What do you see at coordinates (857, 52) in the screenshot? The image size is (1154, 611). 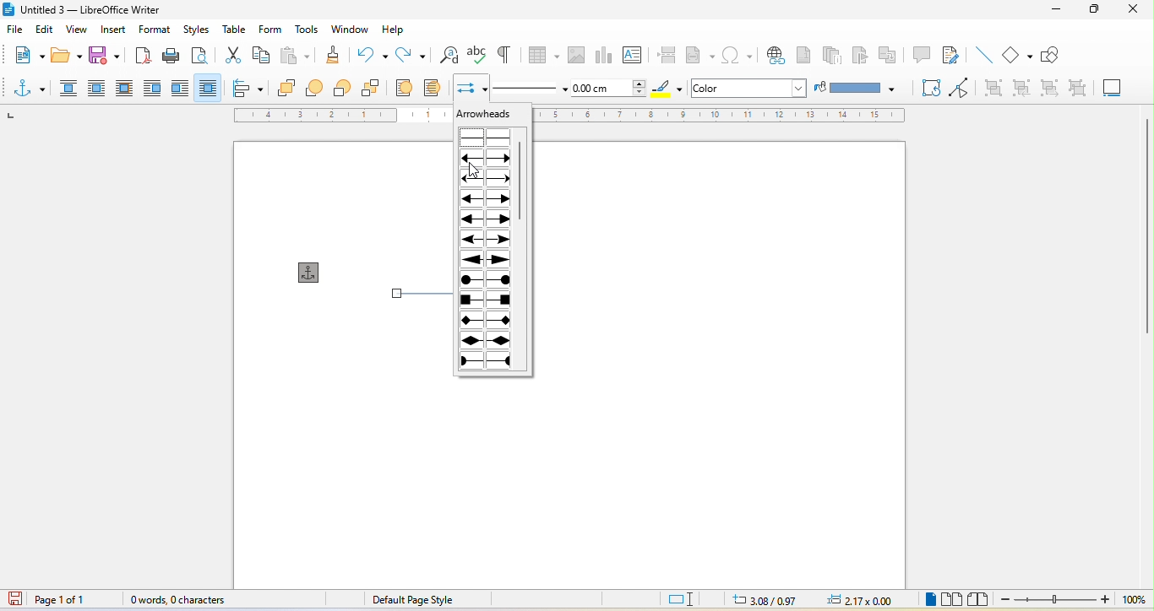 I see `bookmark` at bounding box center [857, 52].